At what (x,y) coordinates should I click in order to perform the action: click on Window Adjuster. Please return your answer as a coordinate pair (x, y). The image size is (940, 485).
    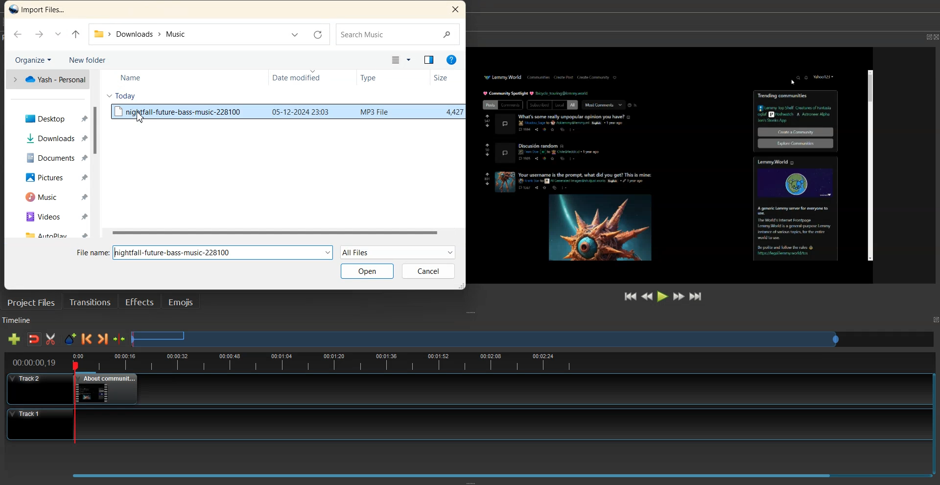
    Looking at the image, I should click on (471, 482).